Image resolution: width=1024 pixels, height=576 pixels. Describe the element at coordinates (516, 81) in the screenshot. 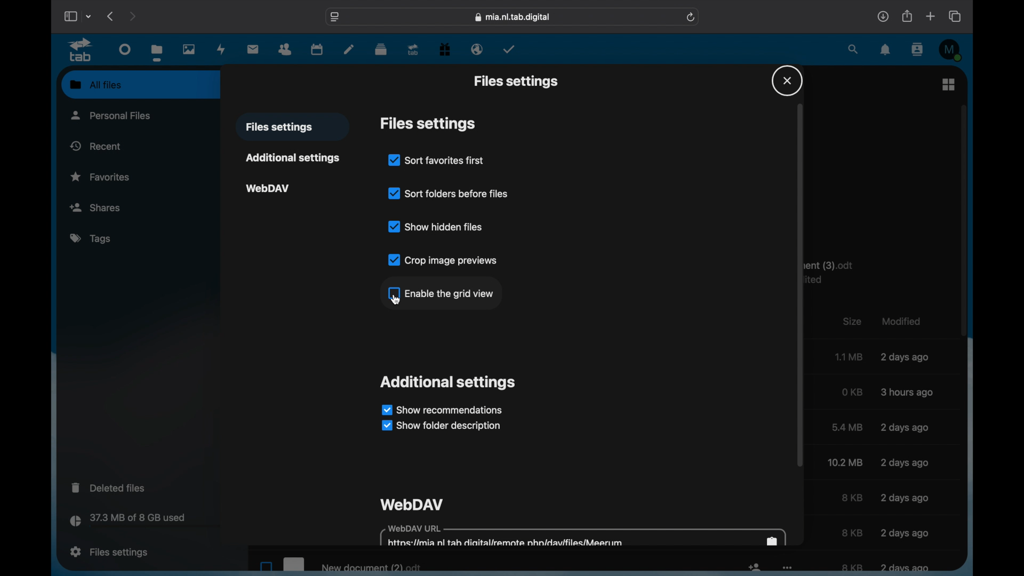

I see `files settings` at that location.